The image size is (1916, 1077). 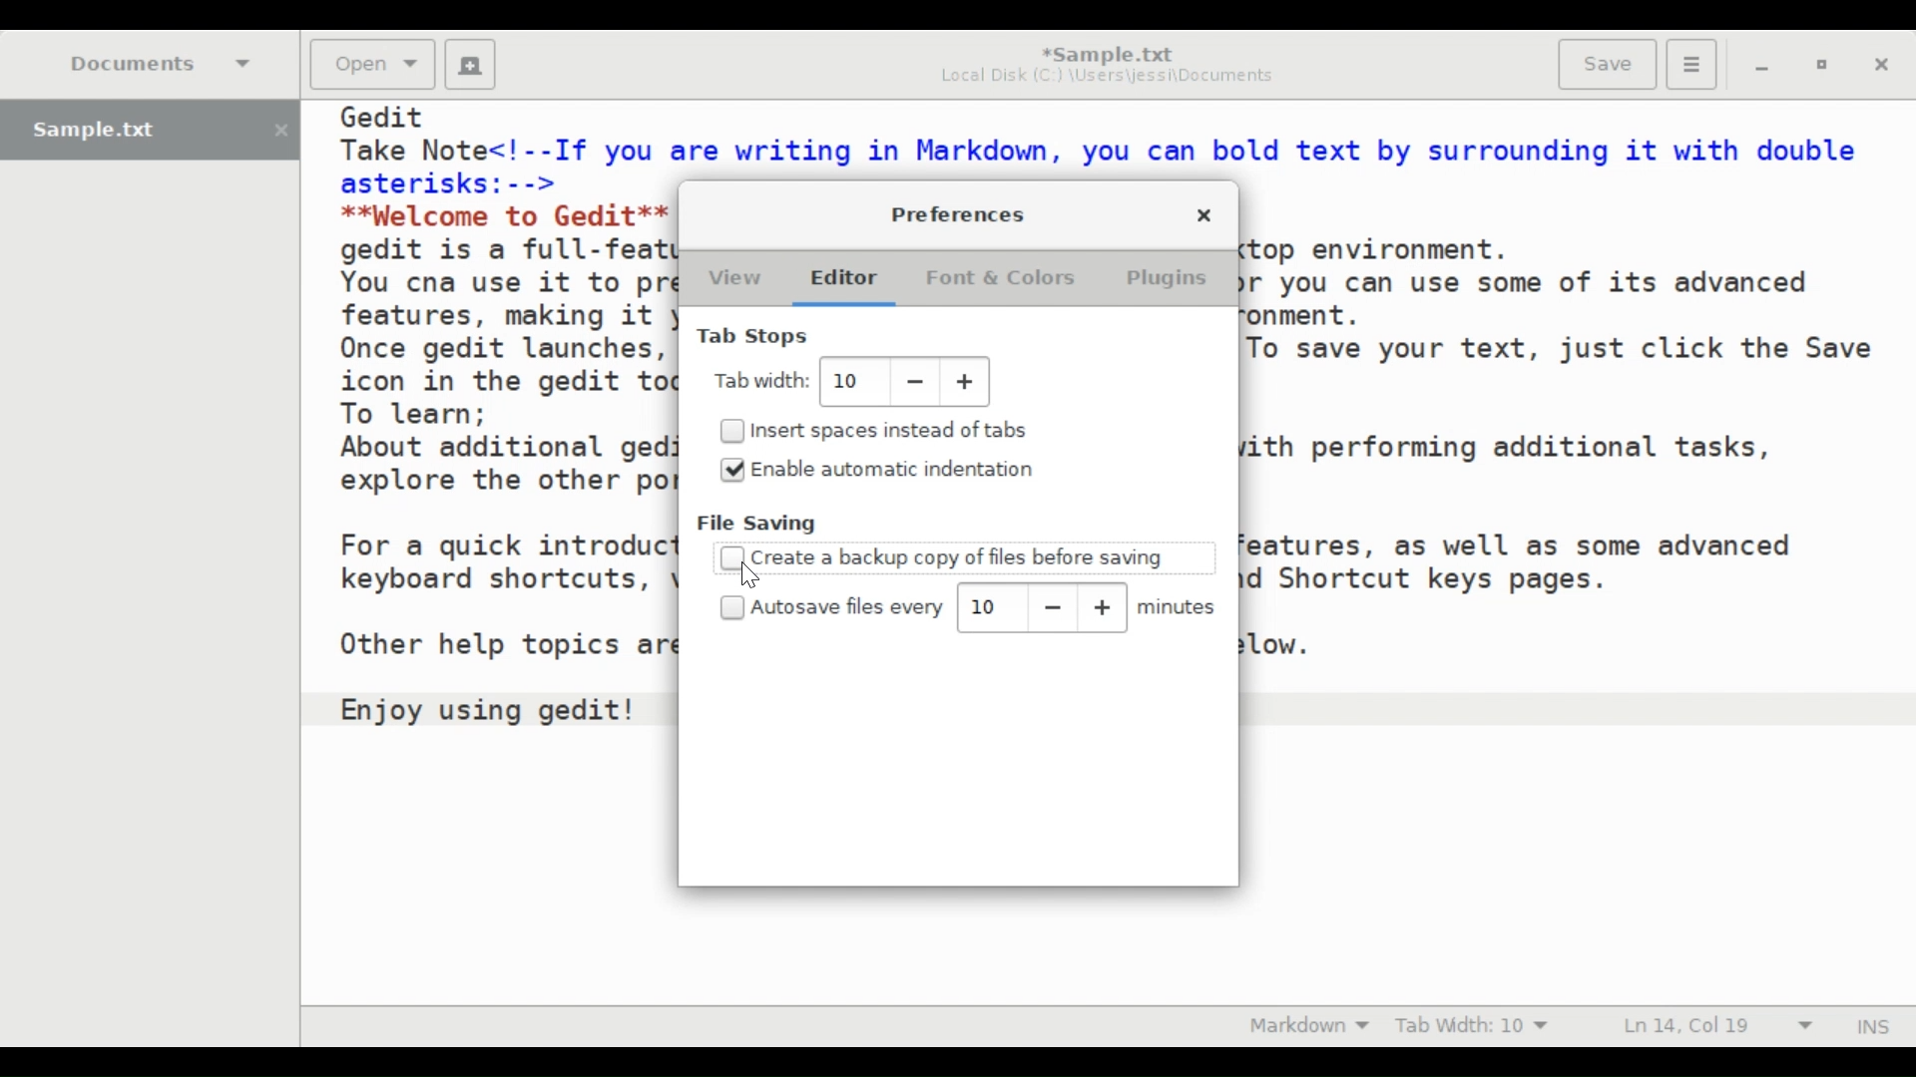 What do you see at coordinates (1764, 67) in the screenshot?
I see `minimize` at bounding box center [1764, 67].